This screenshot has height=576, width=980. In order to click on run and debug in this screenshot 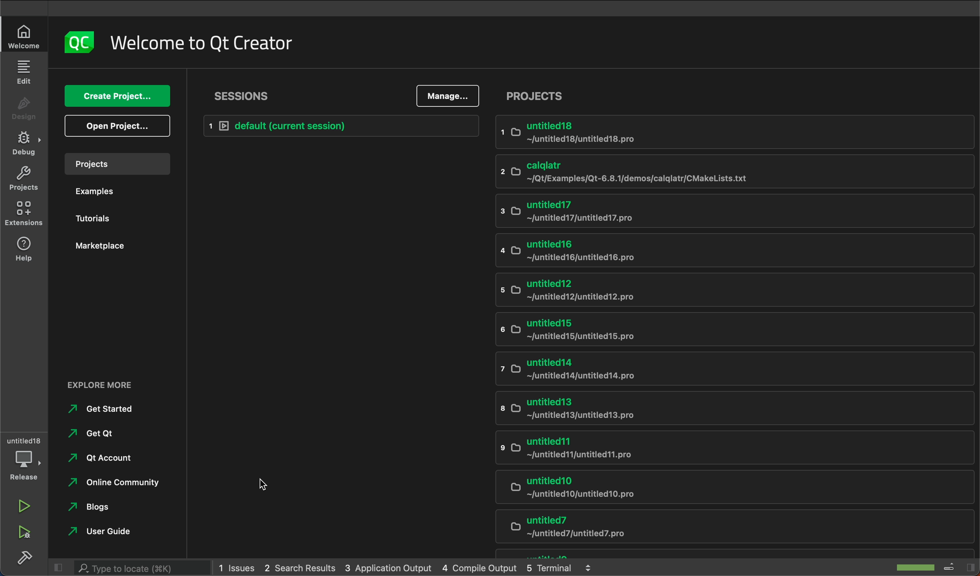, I will do `click(27, 532)`.